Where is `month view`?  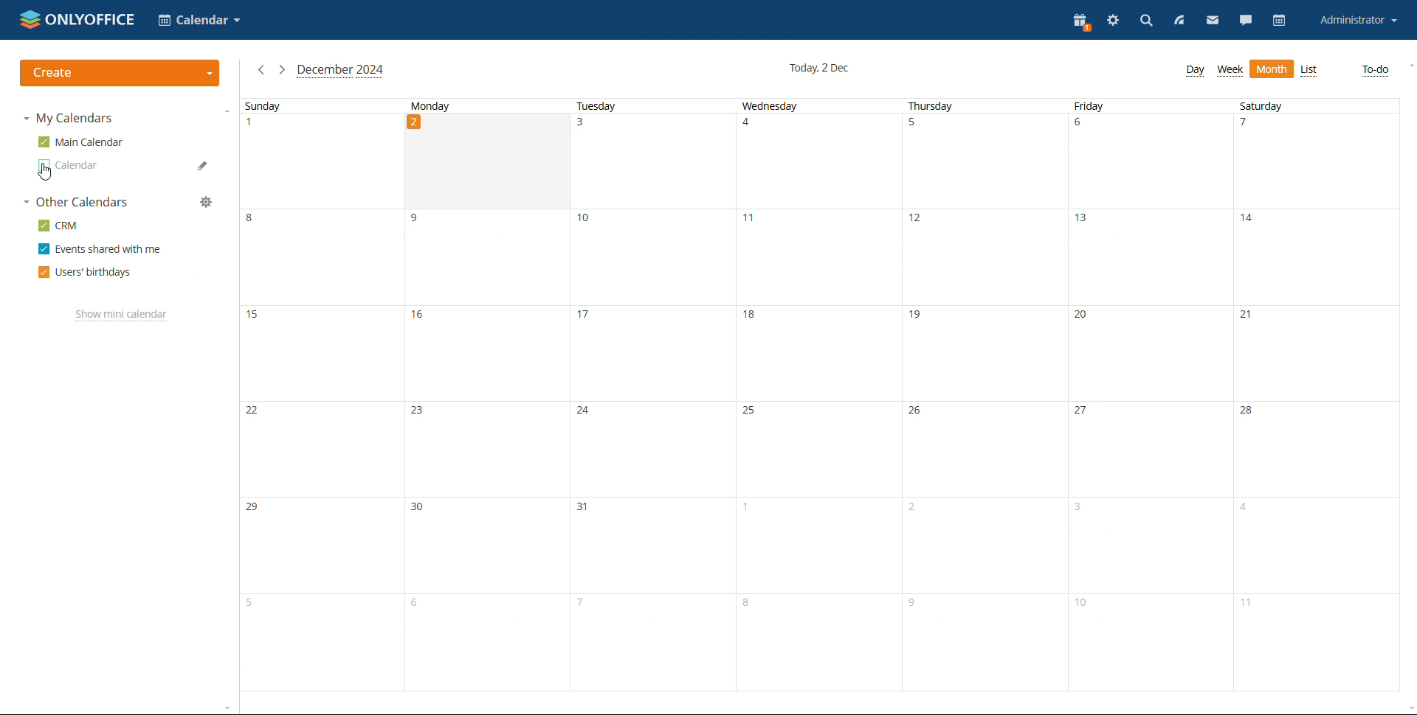
month view is located at coordinates (1271, 69).